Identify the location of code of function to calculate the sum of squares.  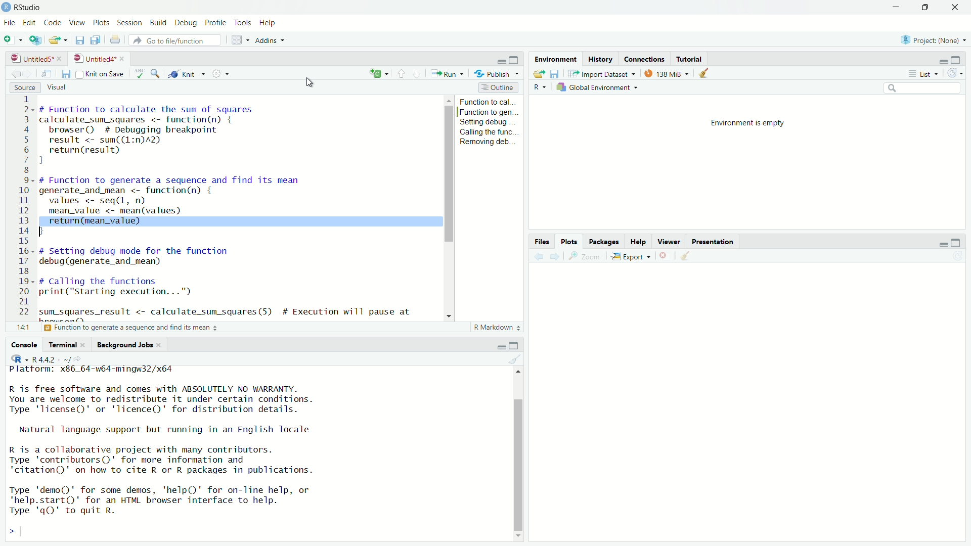
(186, 135).